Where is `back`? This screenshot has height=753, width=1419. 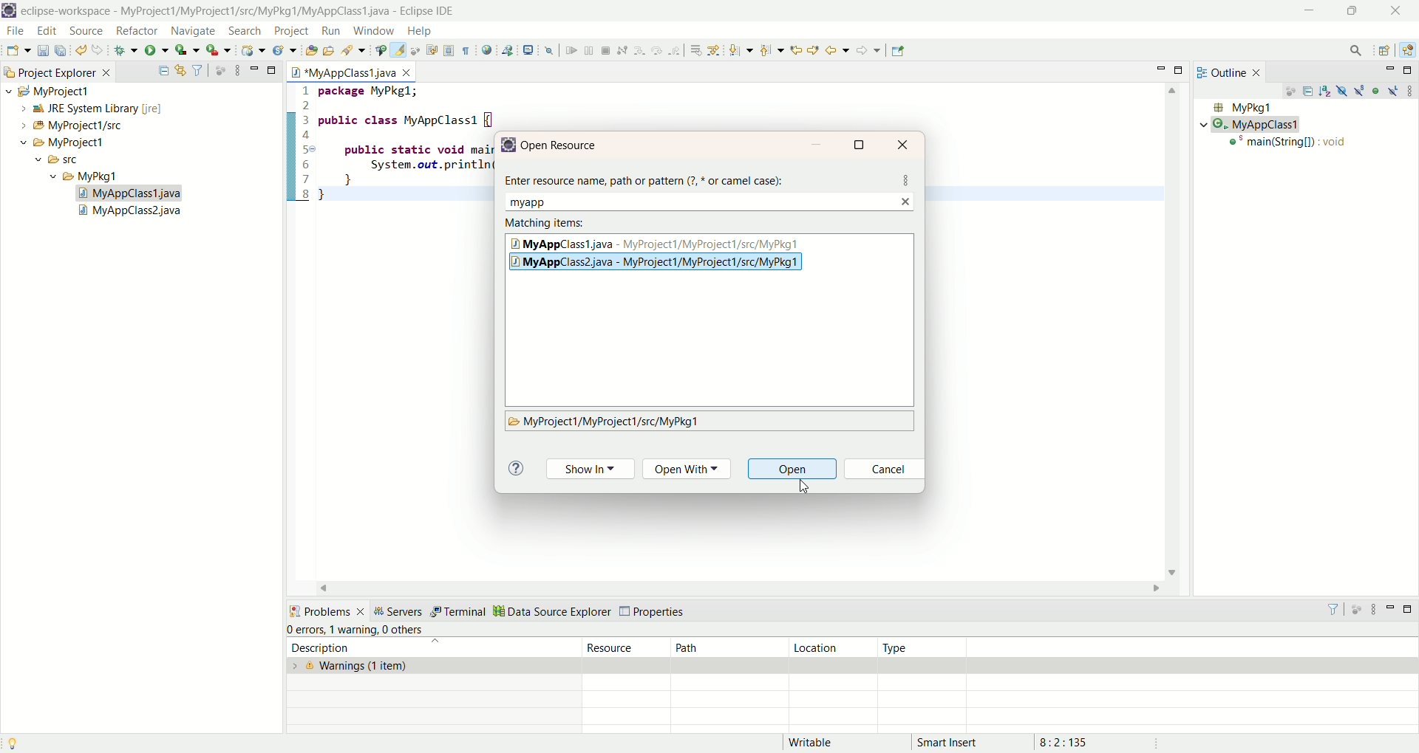
back is located at coordinates (837, 49).